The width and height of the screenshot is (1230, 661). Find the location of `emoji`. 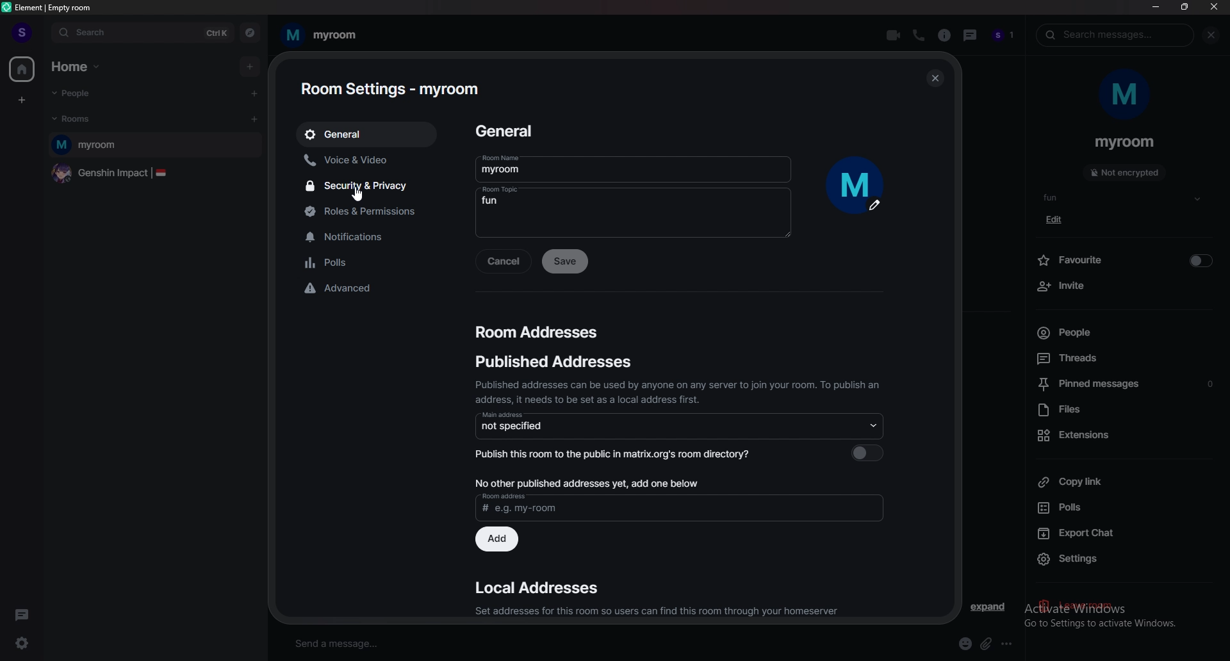

emoji is located at coordinates (965, 644).